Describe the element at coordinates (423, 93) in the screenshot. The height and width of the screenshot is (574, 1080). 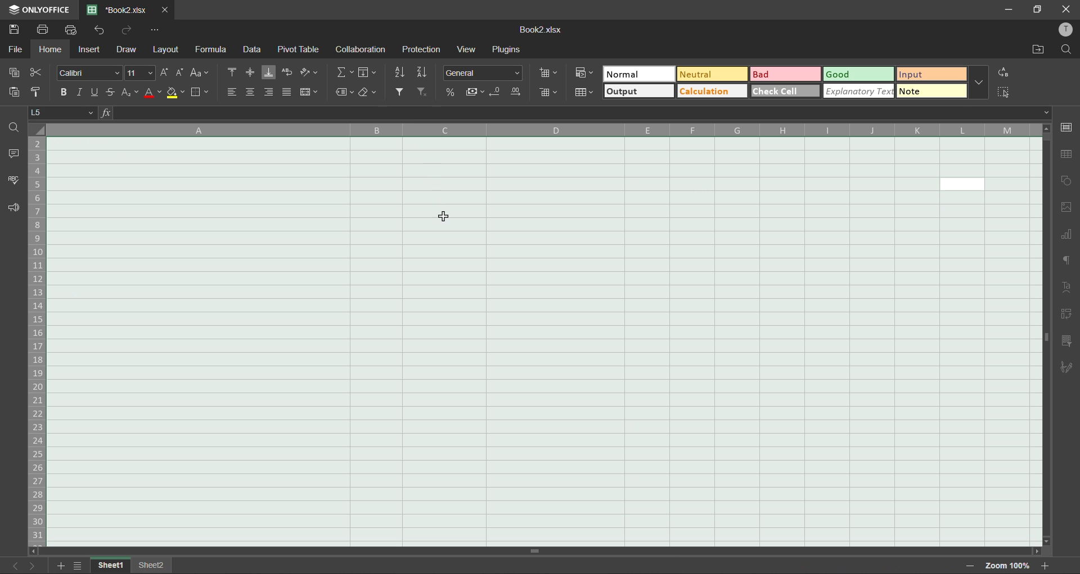
I see `clear filter` at that location.